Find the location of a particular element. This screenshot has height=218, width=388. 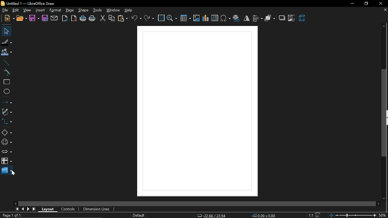

undo is located at coordinates (136, 18).